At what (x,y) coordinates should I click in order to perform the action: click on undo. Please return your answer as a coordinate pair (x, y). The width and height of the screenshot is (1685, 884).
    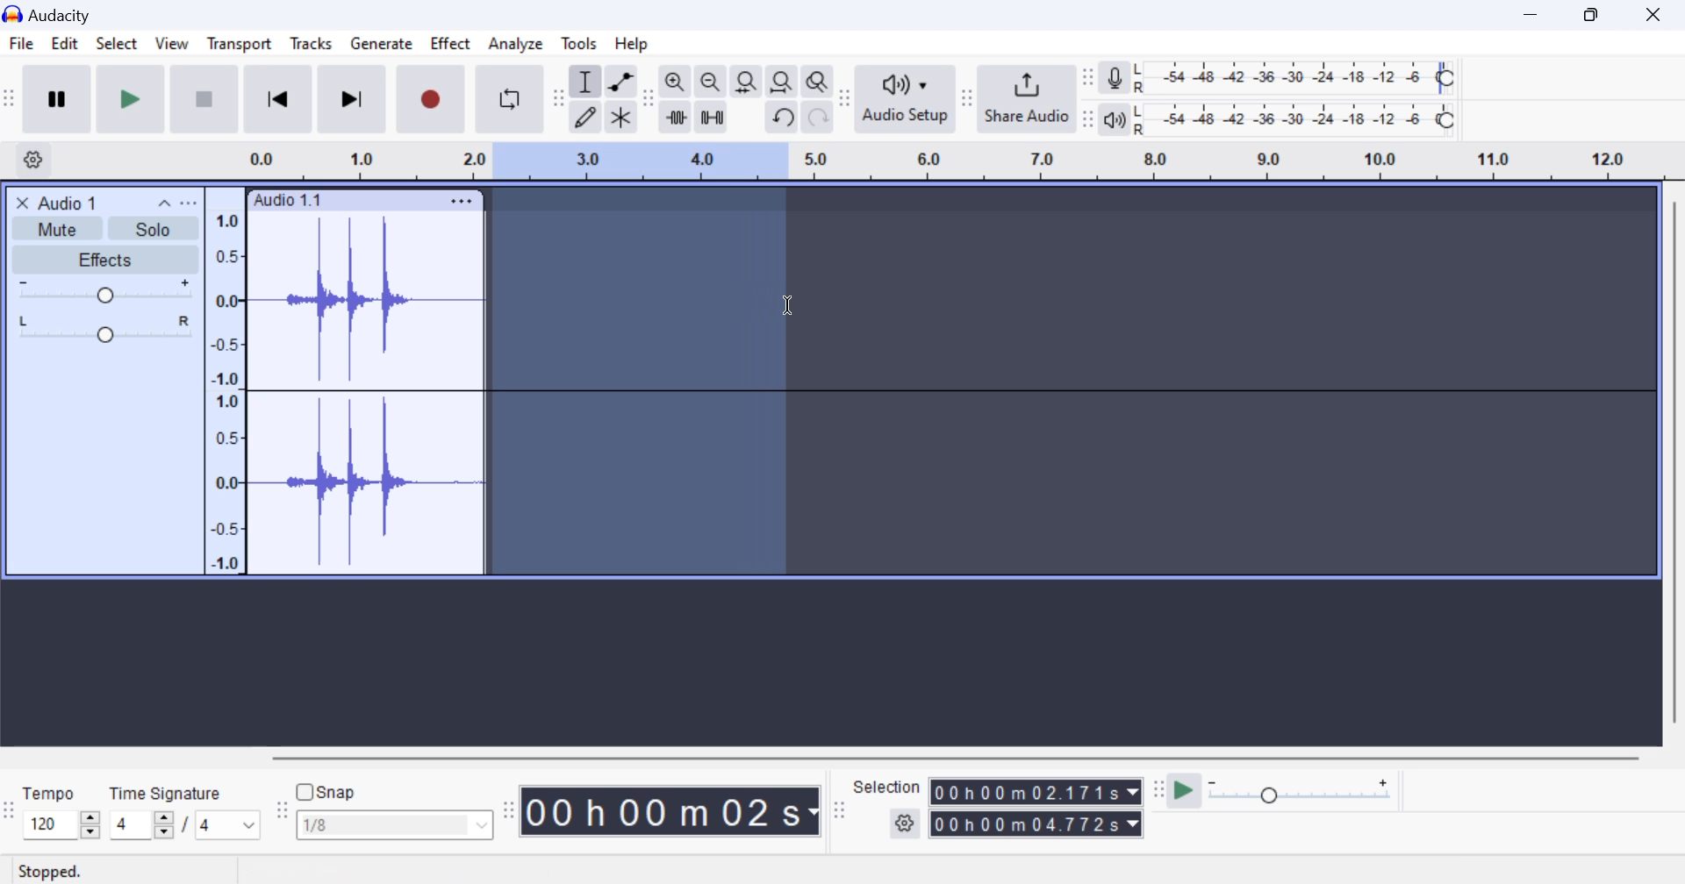
    Looking at the image, I should click on (784, 118).